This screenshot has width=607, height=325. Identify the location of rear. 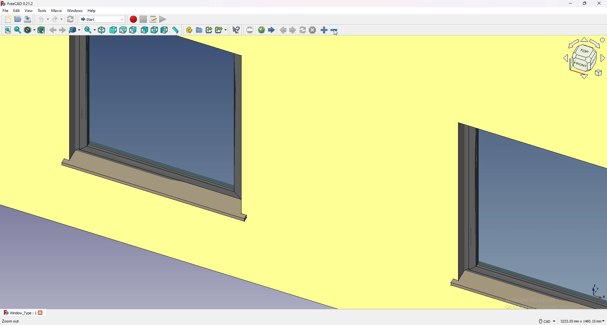
(144, 30).